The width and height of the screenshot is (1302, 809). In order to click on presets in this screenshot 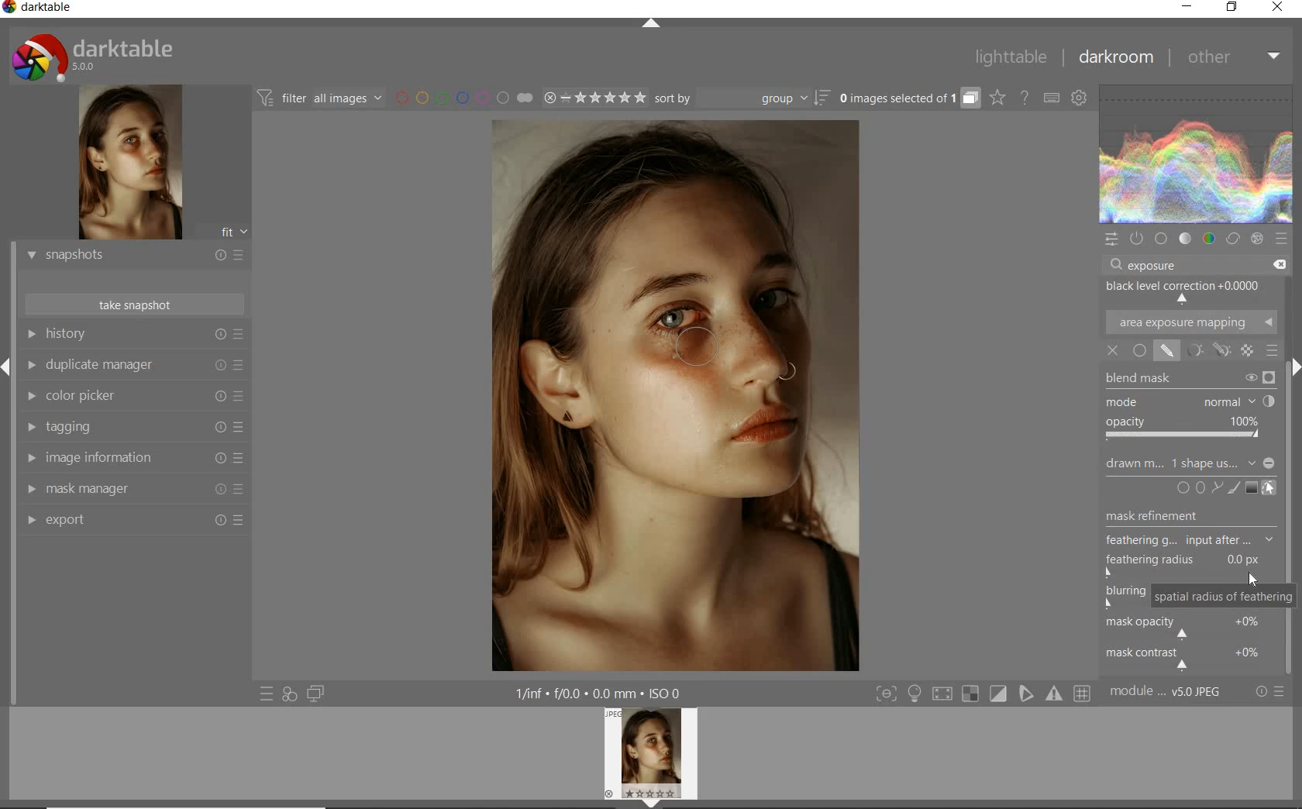, I will do `click(1282, 239)`.